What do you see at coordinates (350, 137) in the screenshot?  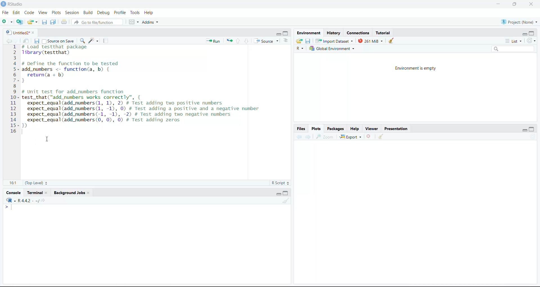 I see `Export` at bounding box center [350, 137].